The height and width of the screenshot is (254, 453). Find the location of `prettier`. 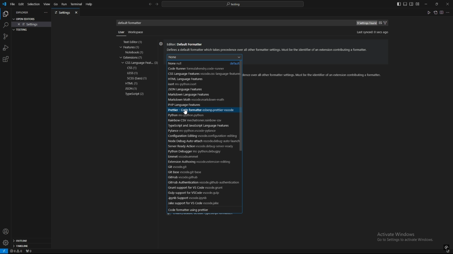

prettier is located at coordinates (200, 110).